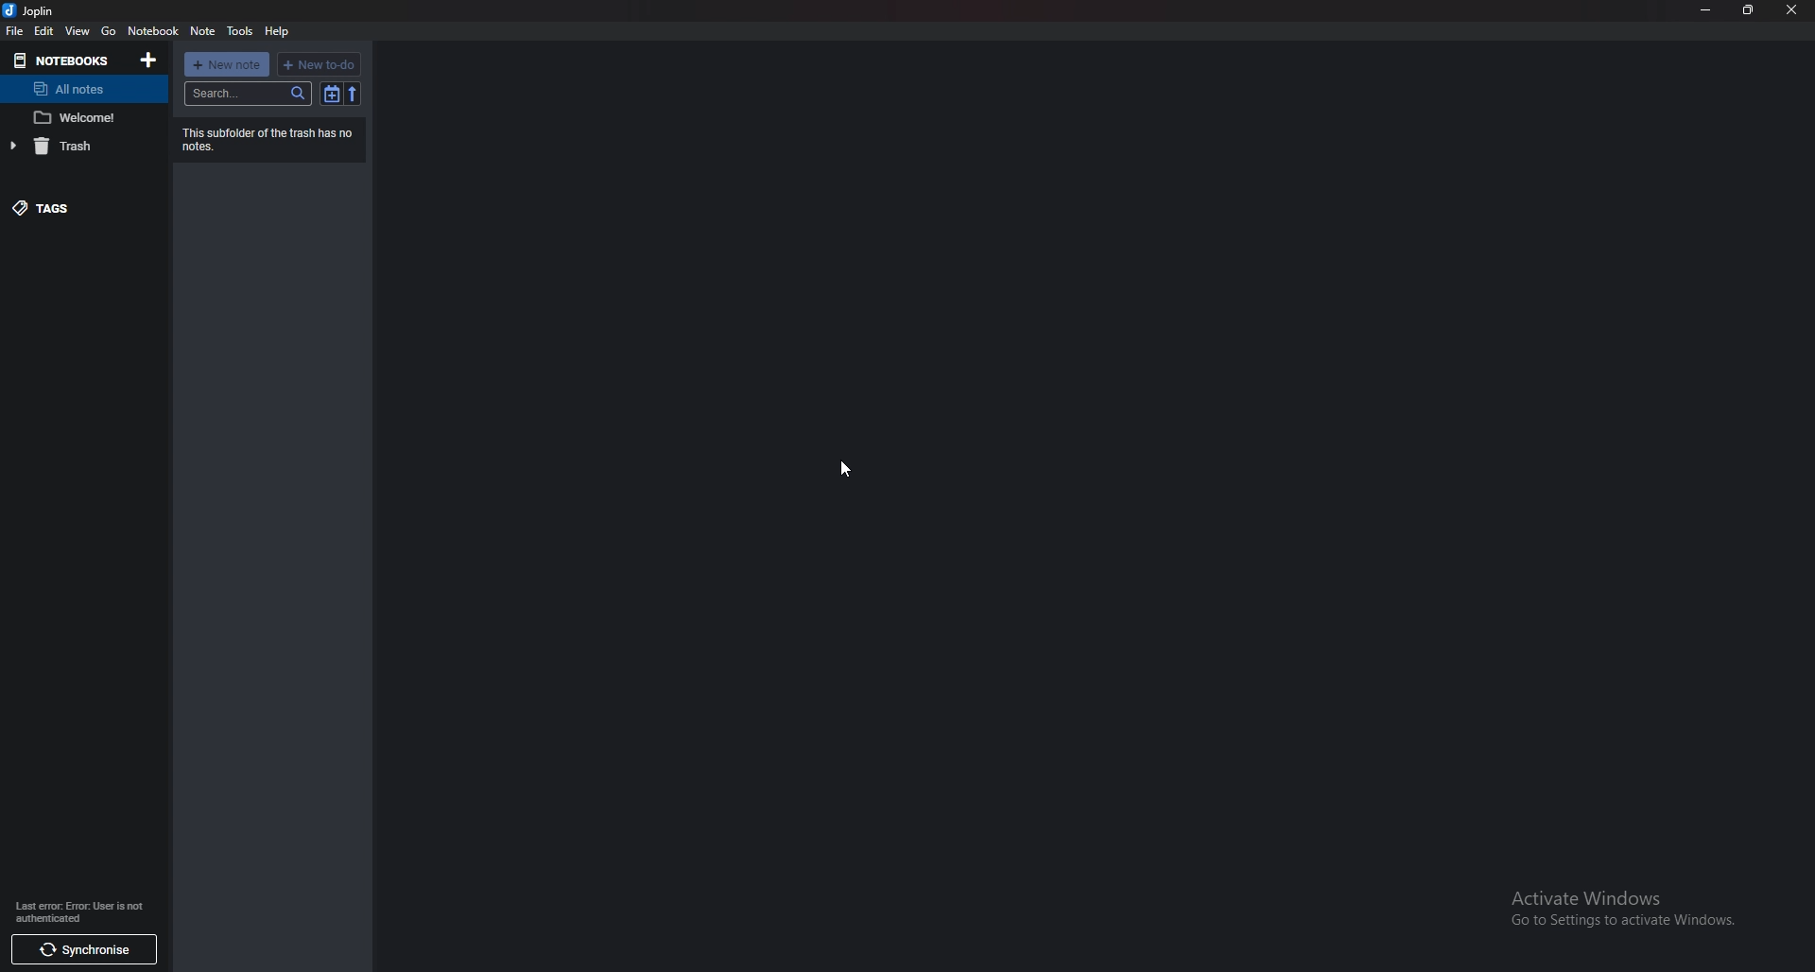  Describe the element at coordinates (35, 10) in the screenshot. I see `joplin` at that location.